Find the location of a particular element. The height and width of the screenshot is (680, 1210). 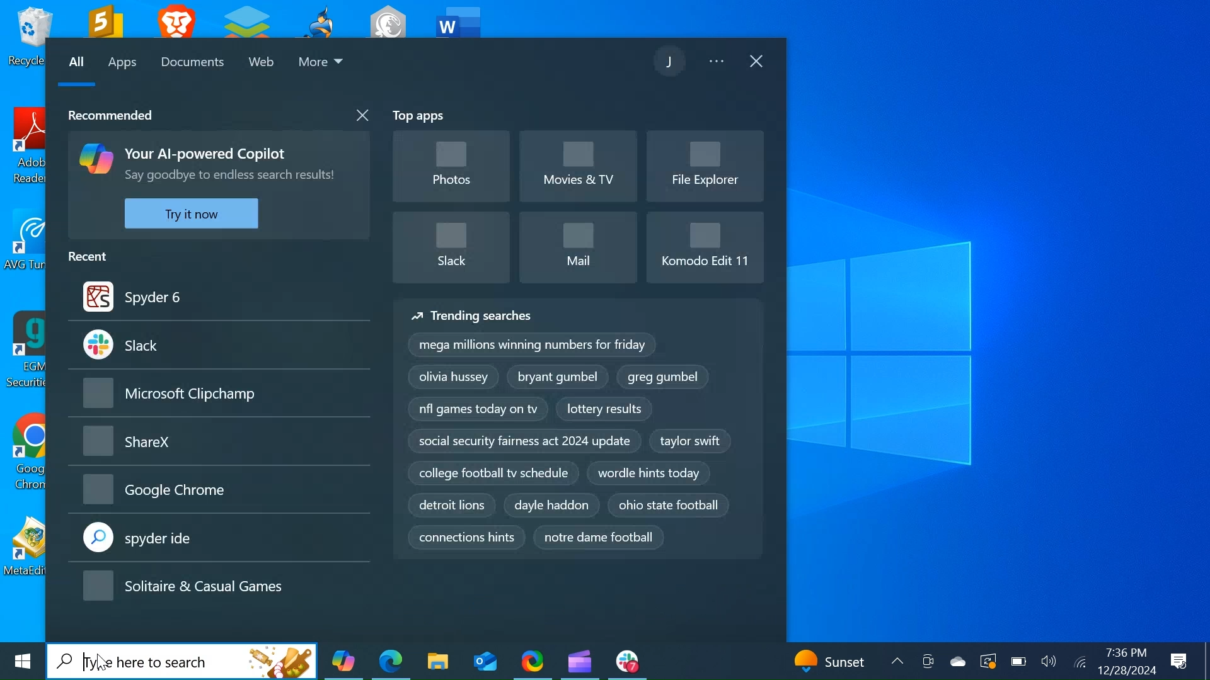

Recent is located at coordinates (92, 255).